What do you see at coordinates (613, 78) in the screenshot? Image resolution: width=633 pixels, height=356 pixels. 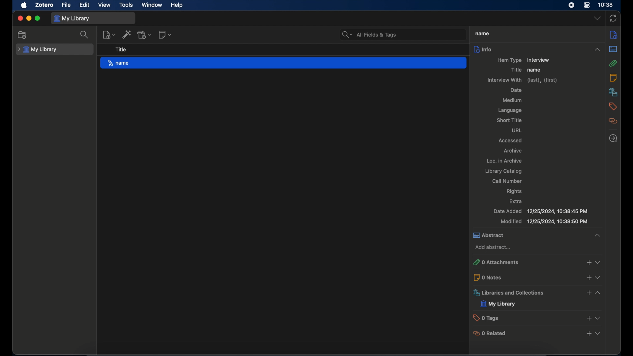 I see `notes` at bounding box center [613, 78].